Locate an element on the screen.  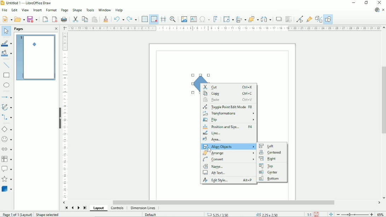
Arrange is located at coordinates (253, 19).